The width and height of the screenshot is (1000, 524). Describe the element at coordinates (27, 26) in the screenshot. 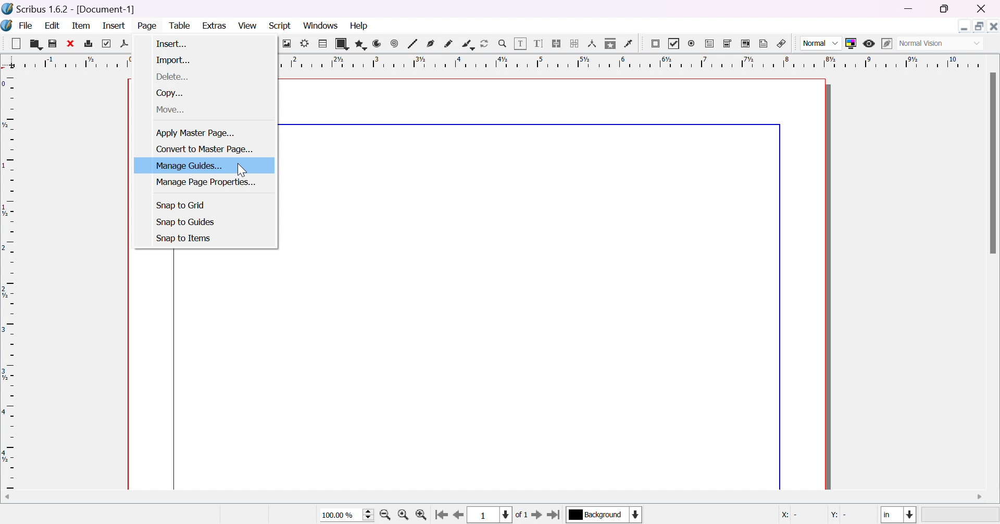

I see `file` at that location.